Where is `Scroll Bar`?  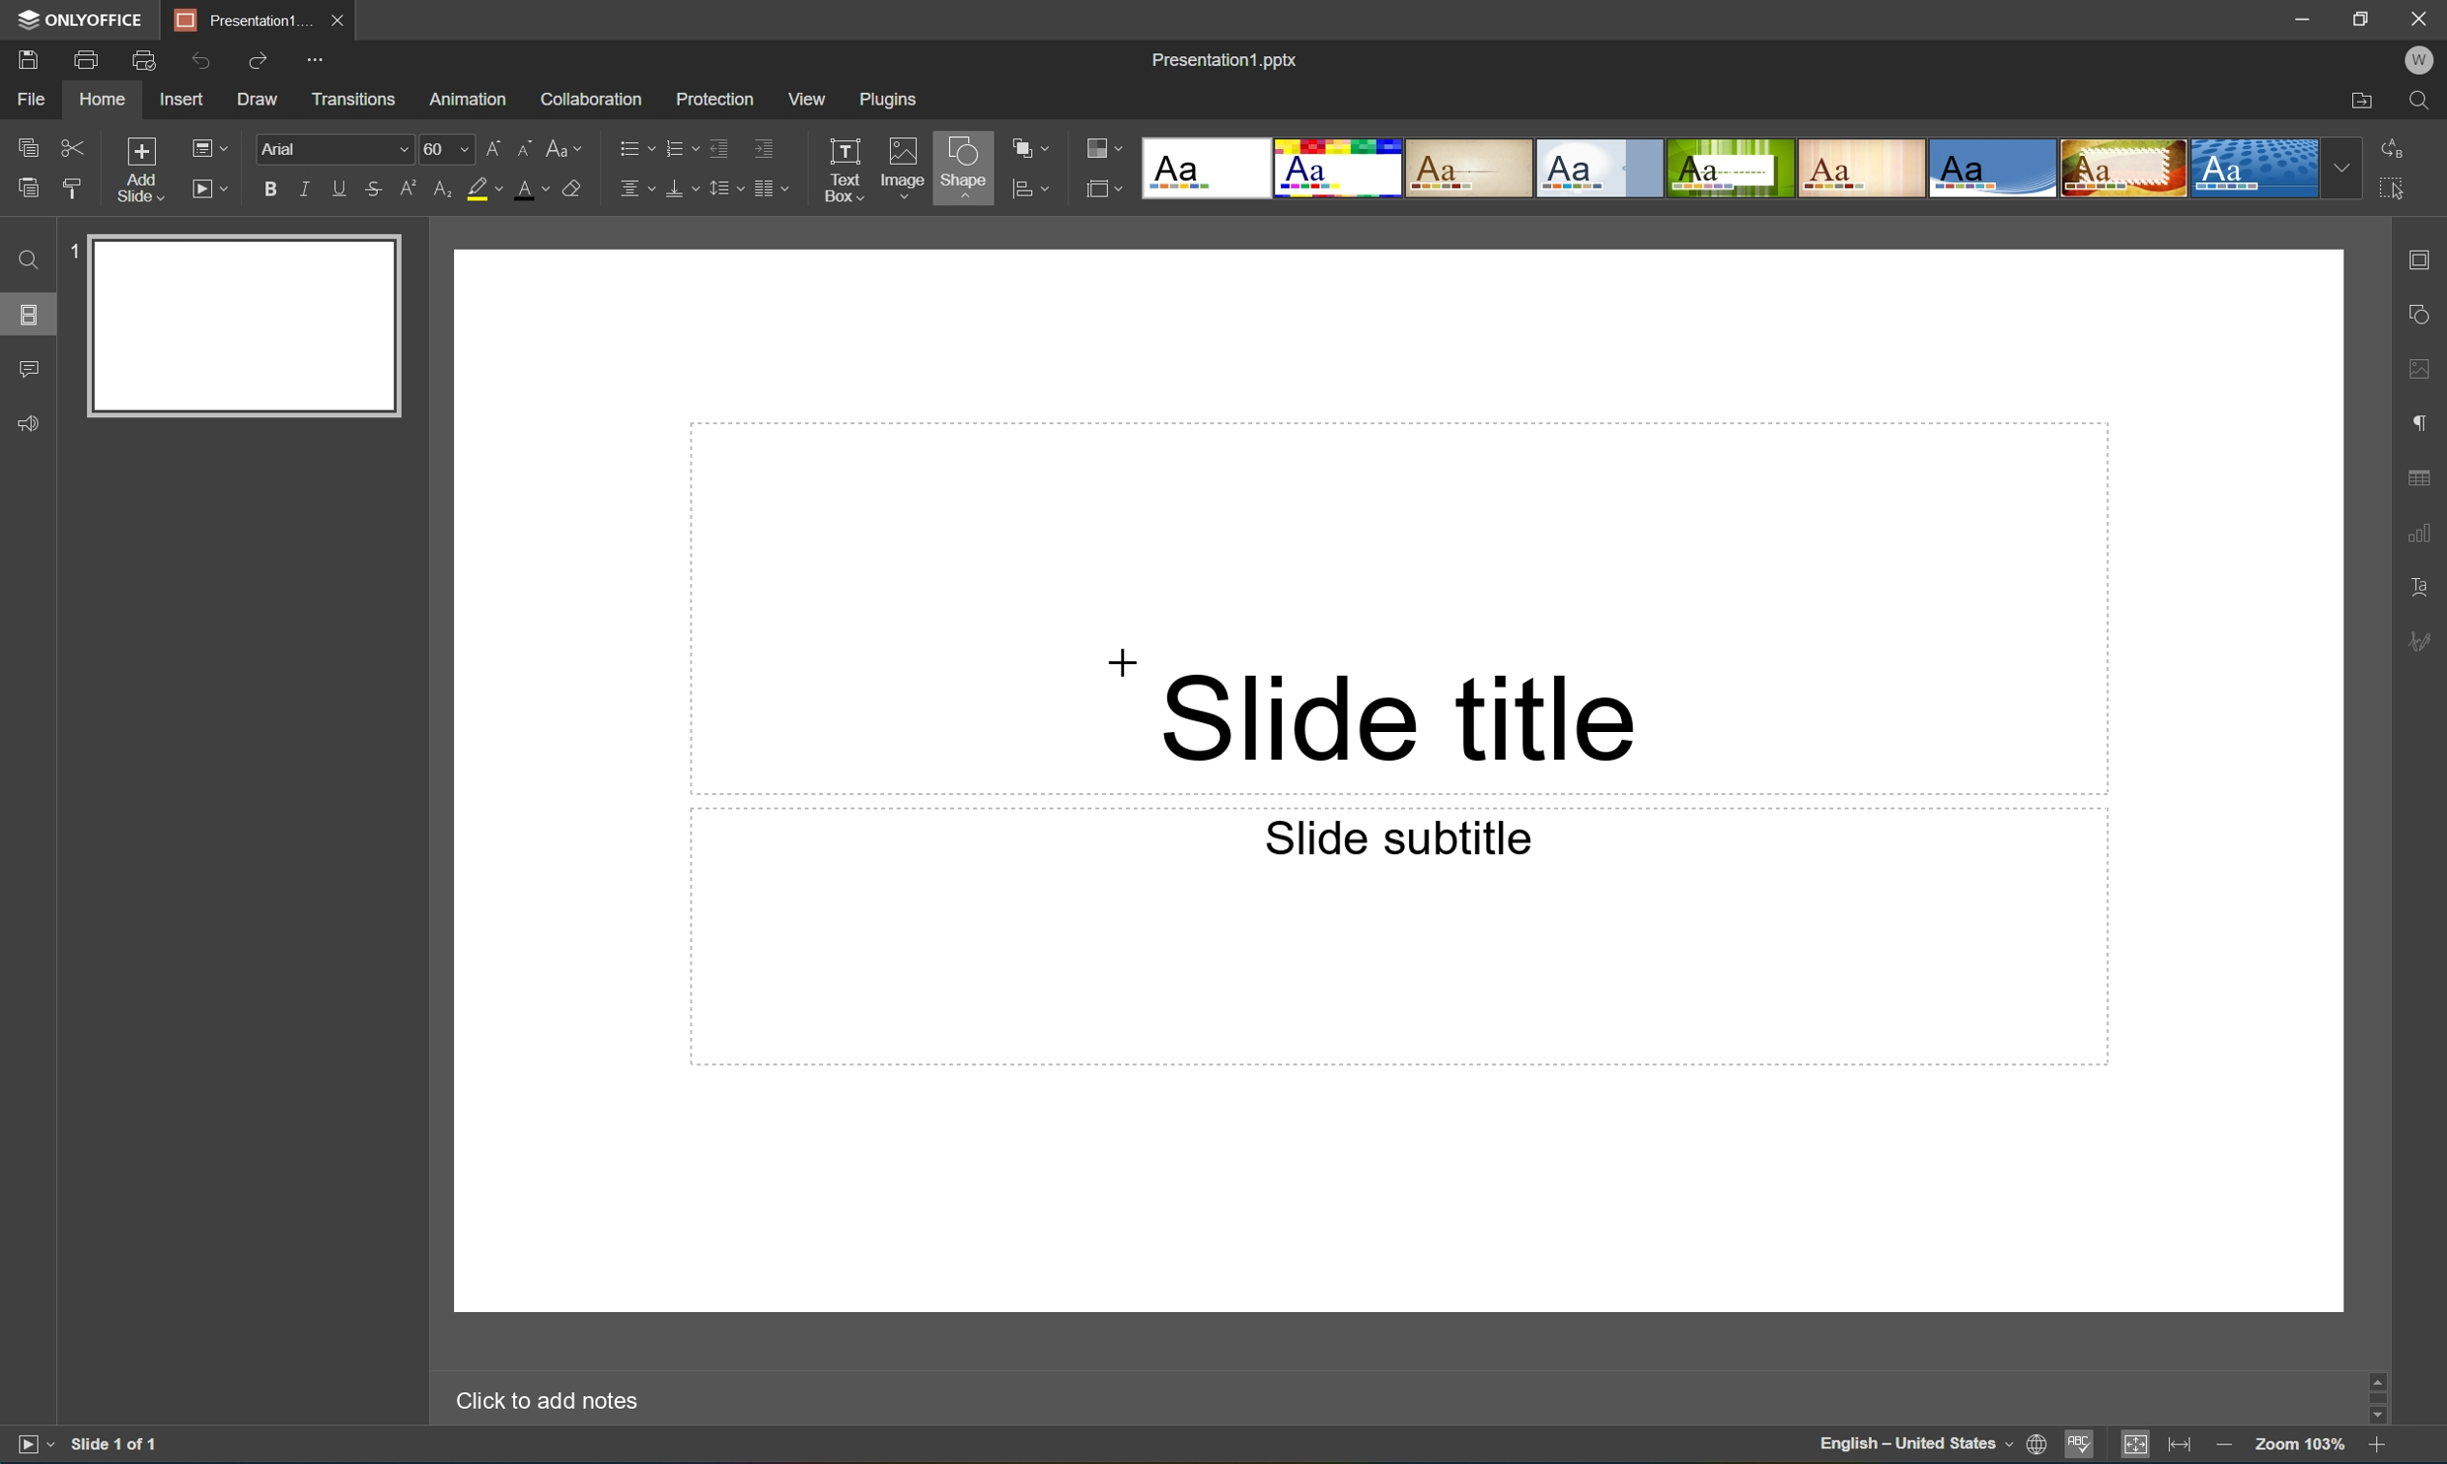 Scroll Bar is located at coordinates (2371, 1400).